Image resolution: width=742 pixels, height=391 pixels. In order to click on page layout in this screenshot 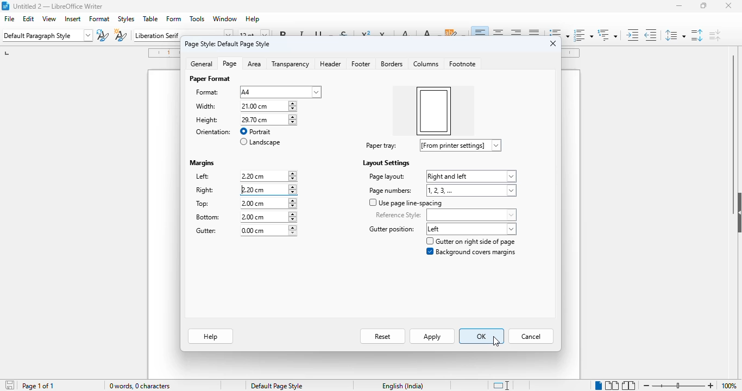, I will do `click(389, 176)`.